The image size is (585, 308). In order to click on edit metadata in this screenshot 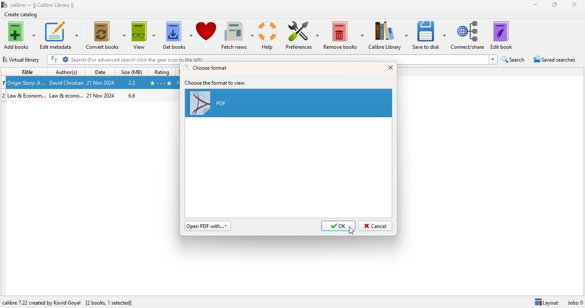, I will do `click(59, 35)`.